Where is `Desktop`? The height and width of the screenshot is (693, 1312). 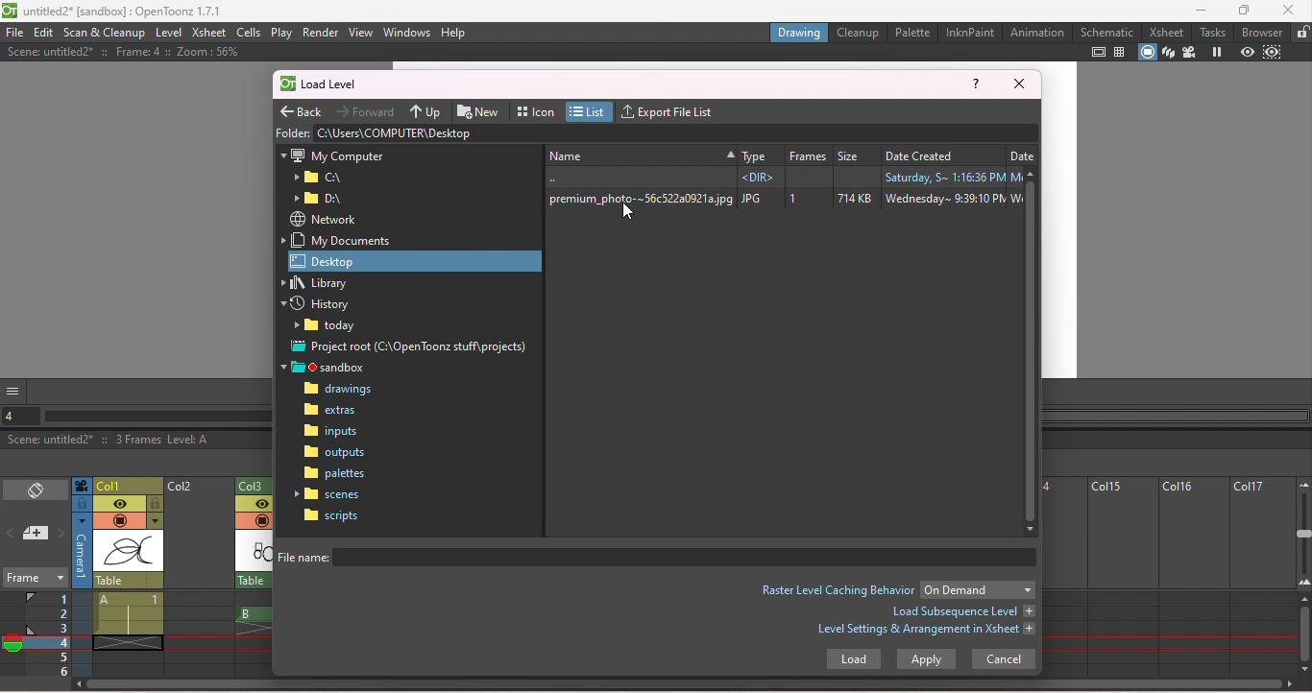
Desktop is located at coordinates (417, 260).